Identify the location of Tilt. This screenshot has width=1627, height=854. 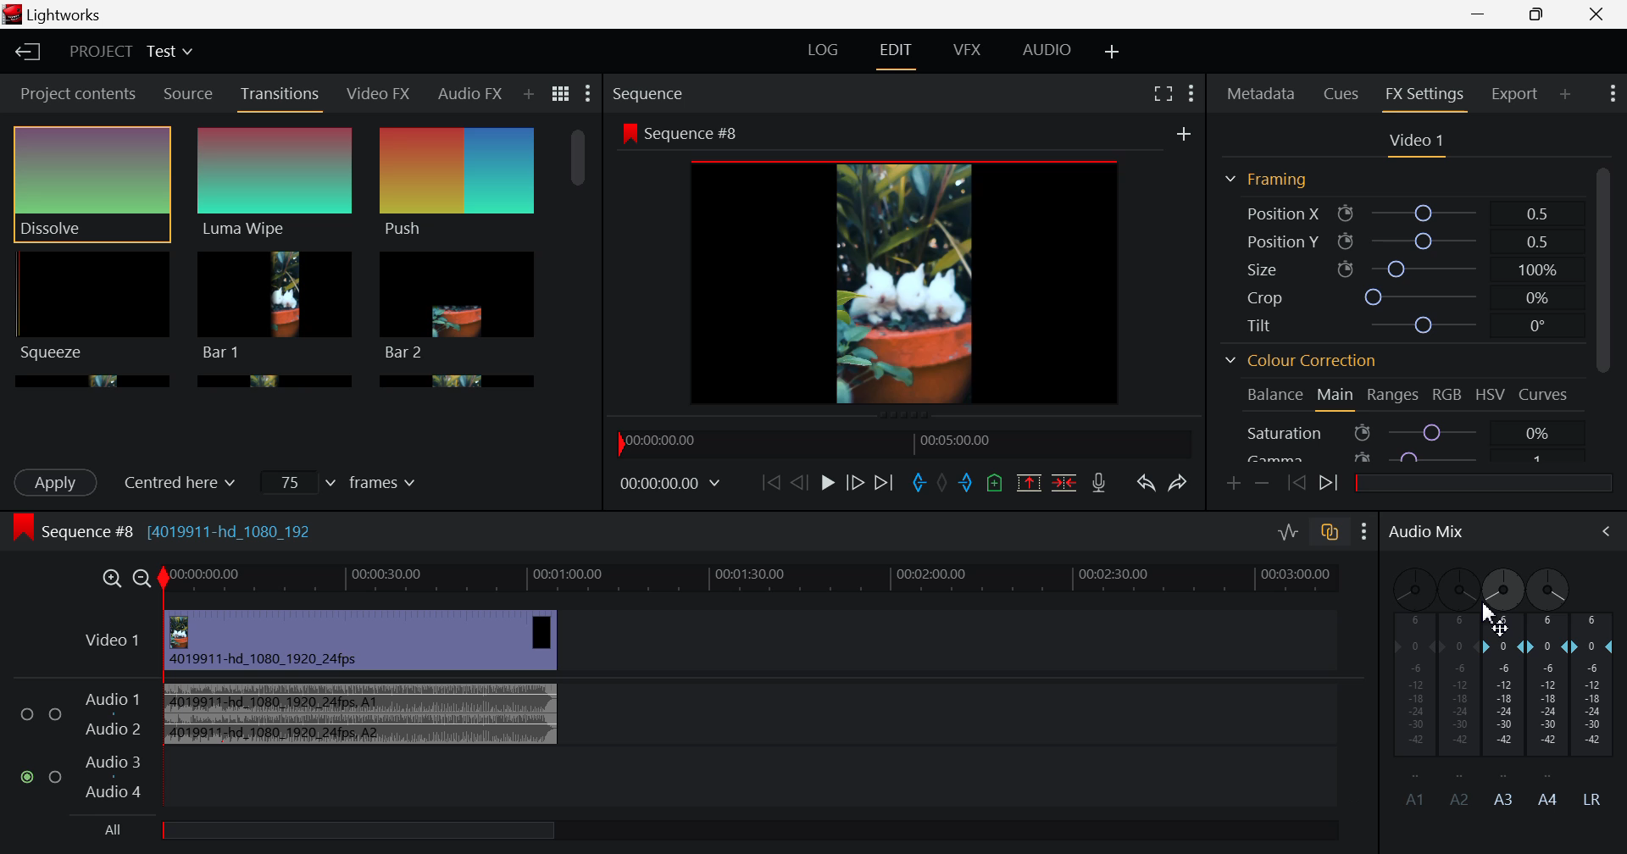
(1398, 327).